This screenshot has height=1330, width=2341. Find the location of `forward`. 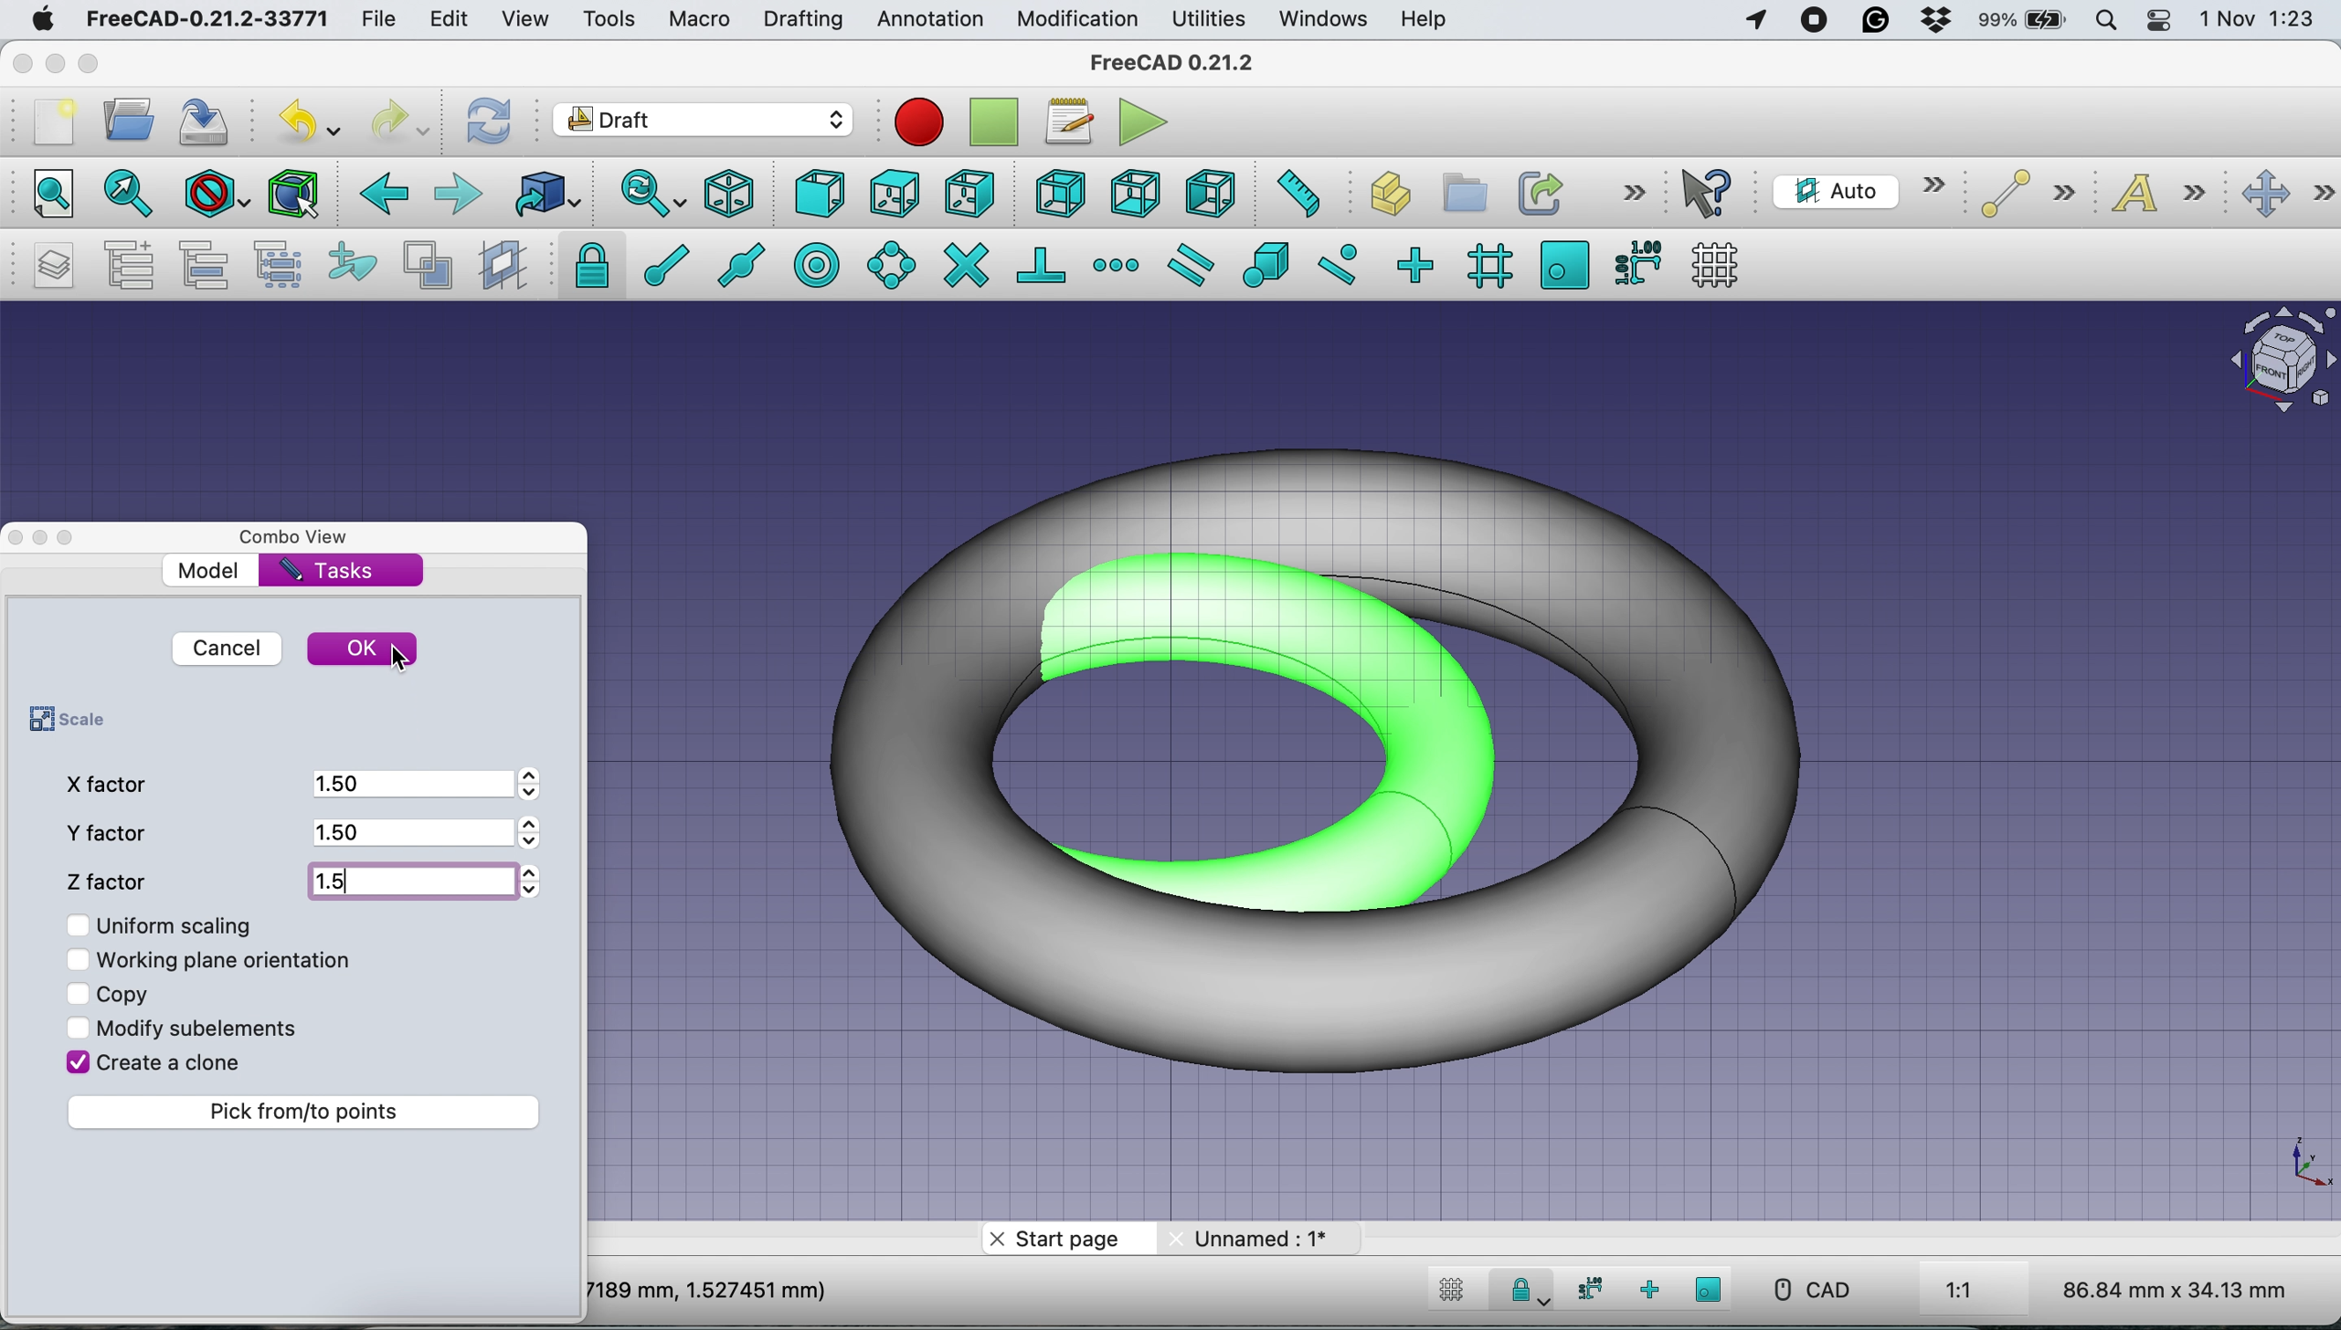

forward is located at coordinates (460, 196).